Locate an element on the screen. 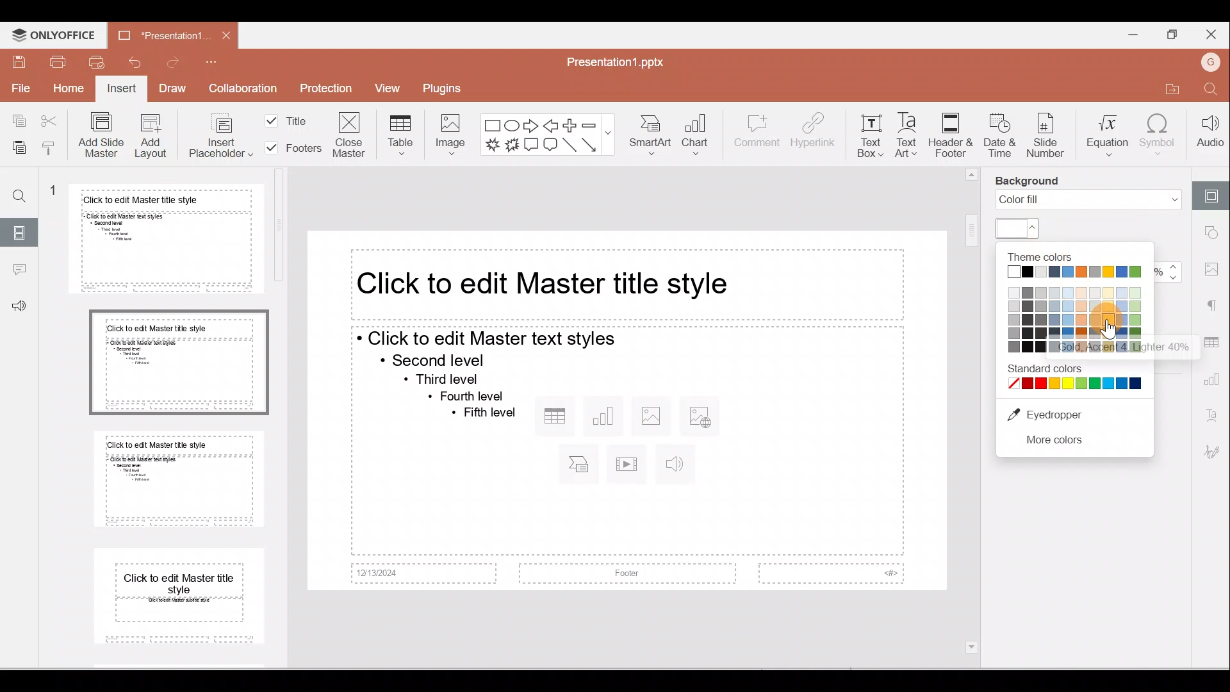 The image size is (1230, 692). Add Layout is located at coordinates (151, 135).